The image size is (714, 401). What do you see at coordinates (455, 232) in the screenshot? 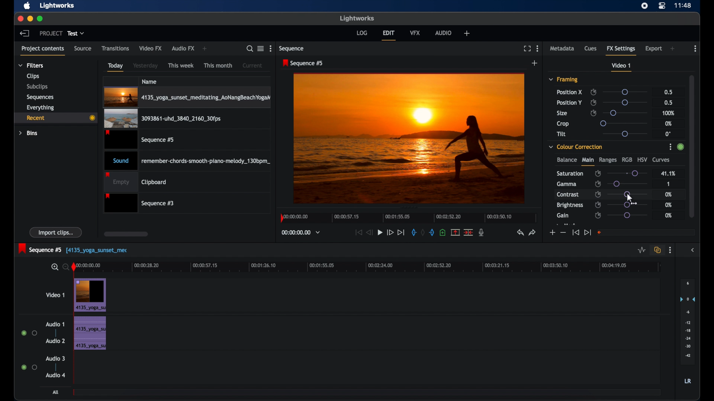
I see `split` at bounding box center [455, 232].